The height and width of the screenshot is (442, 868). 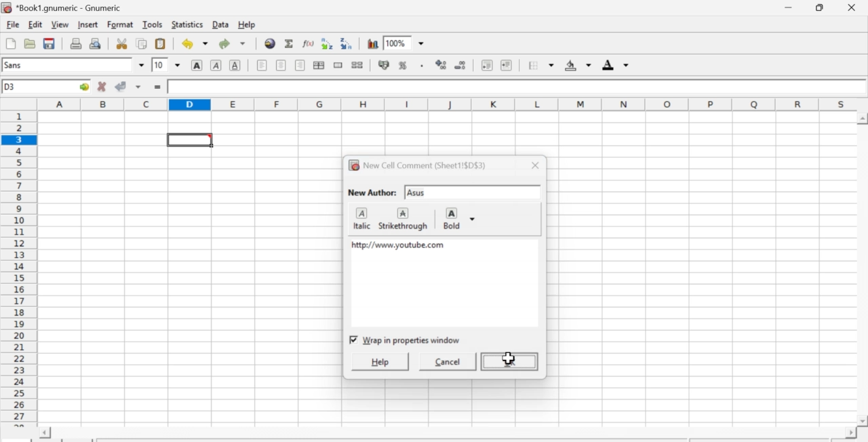 I want to click on Print, so click(x=75, y=43).